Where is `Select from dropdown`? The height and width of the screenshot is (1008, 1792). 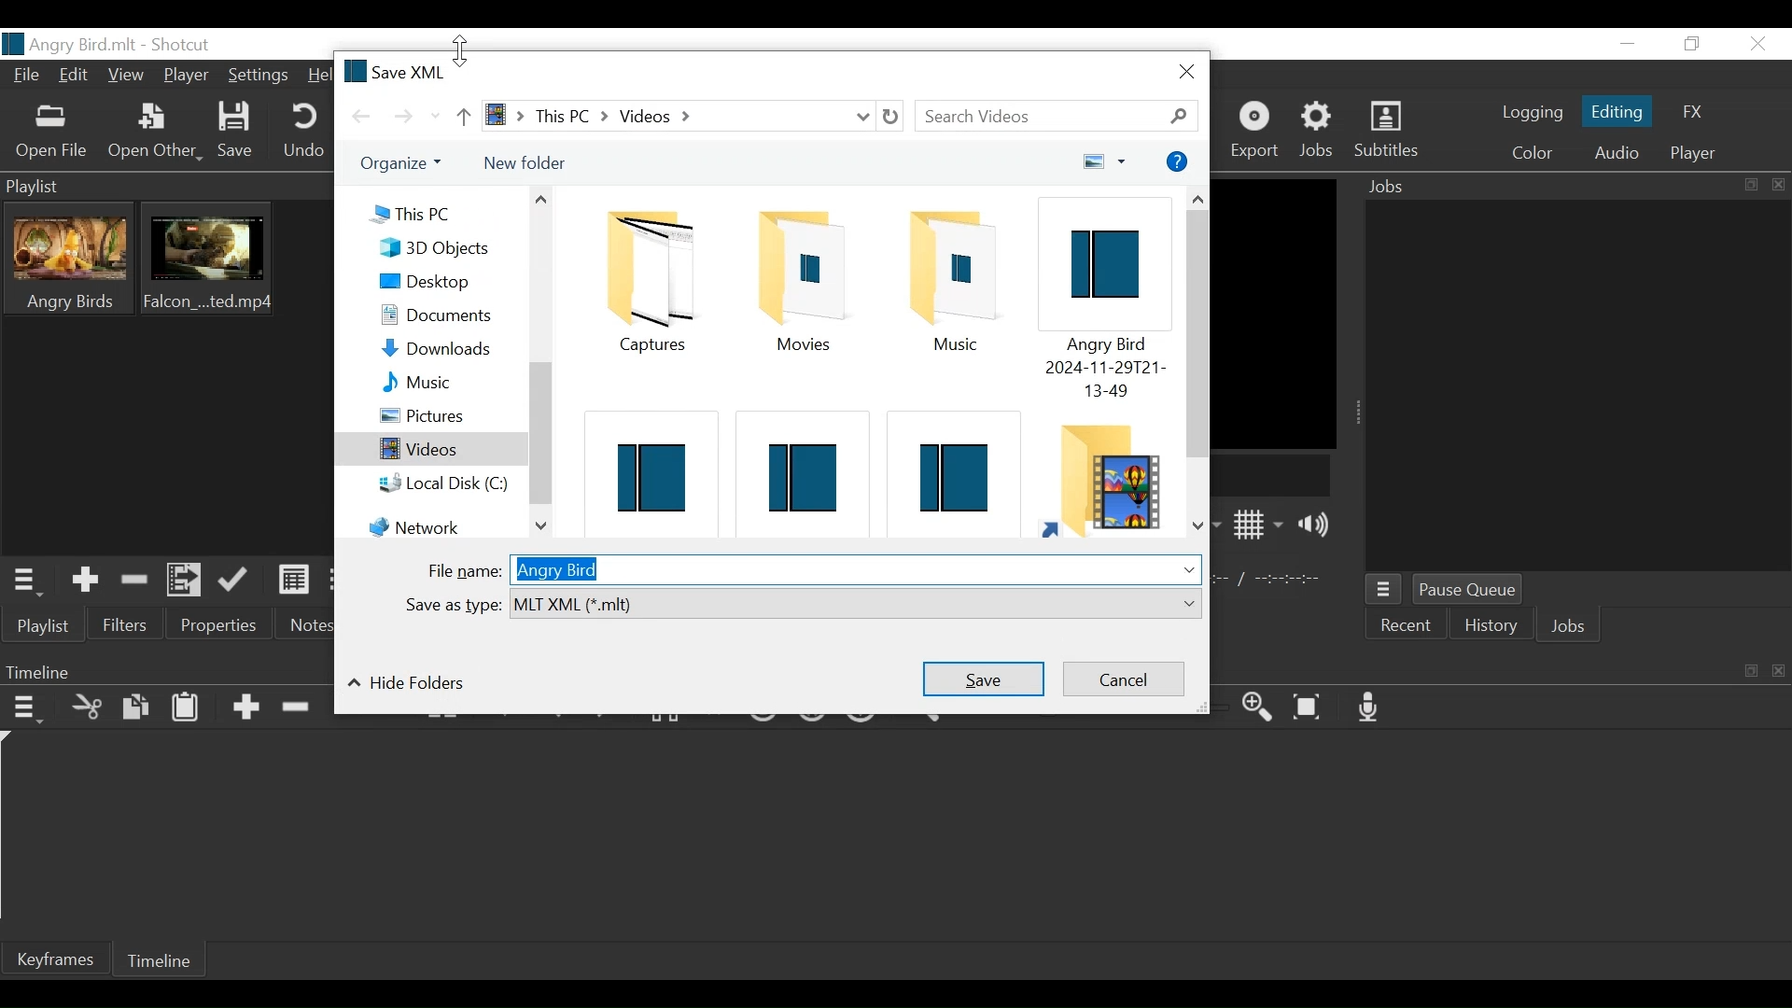
Select from dropdown is located at coordinates (854, 604).